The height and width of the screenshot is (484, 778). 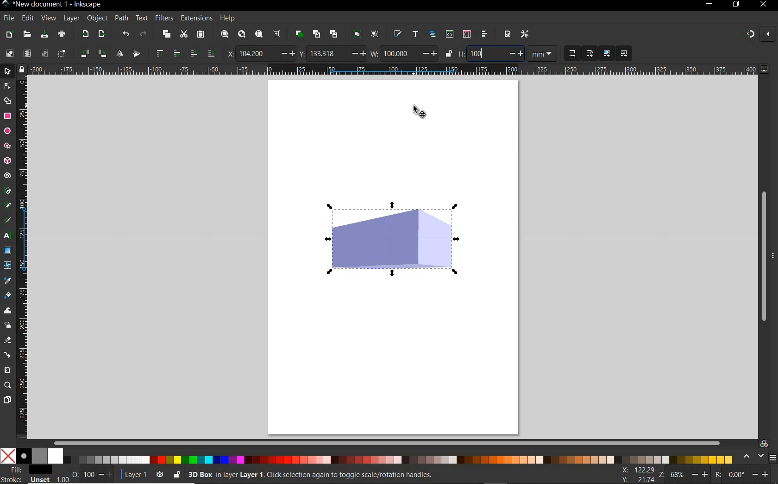 I want to click on open document properties, so click(x=507, y=35).